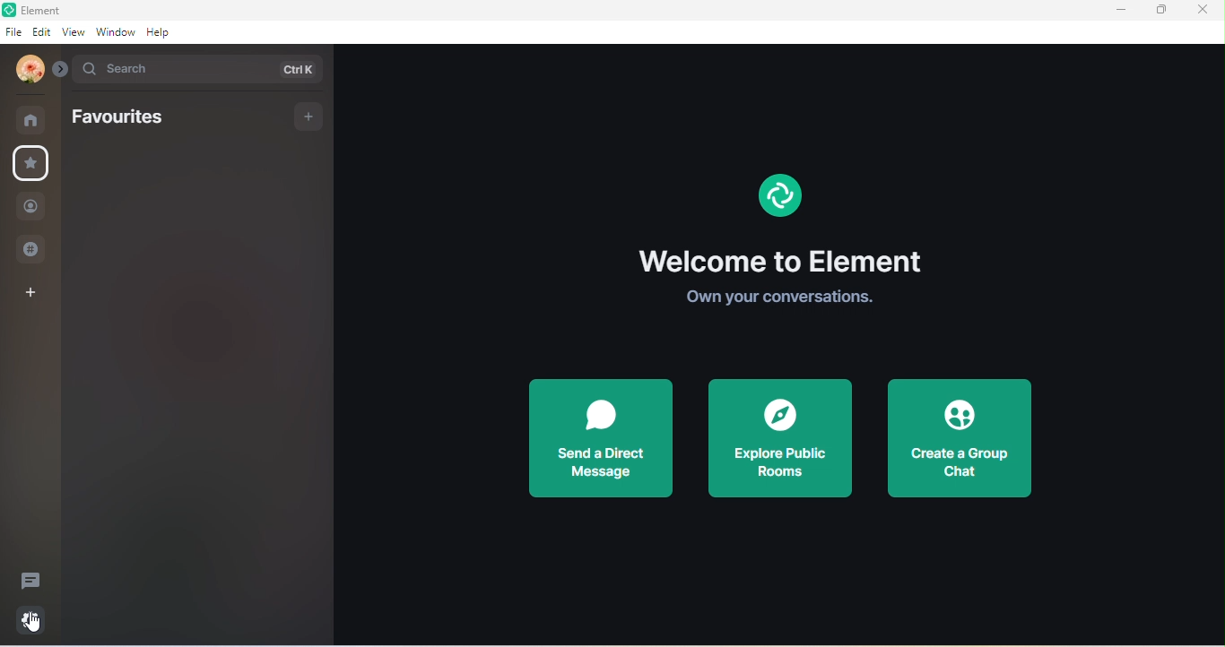  I want to click on people, so click(31, 206).